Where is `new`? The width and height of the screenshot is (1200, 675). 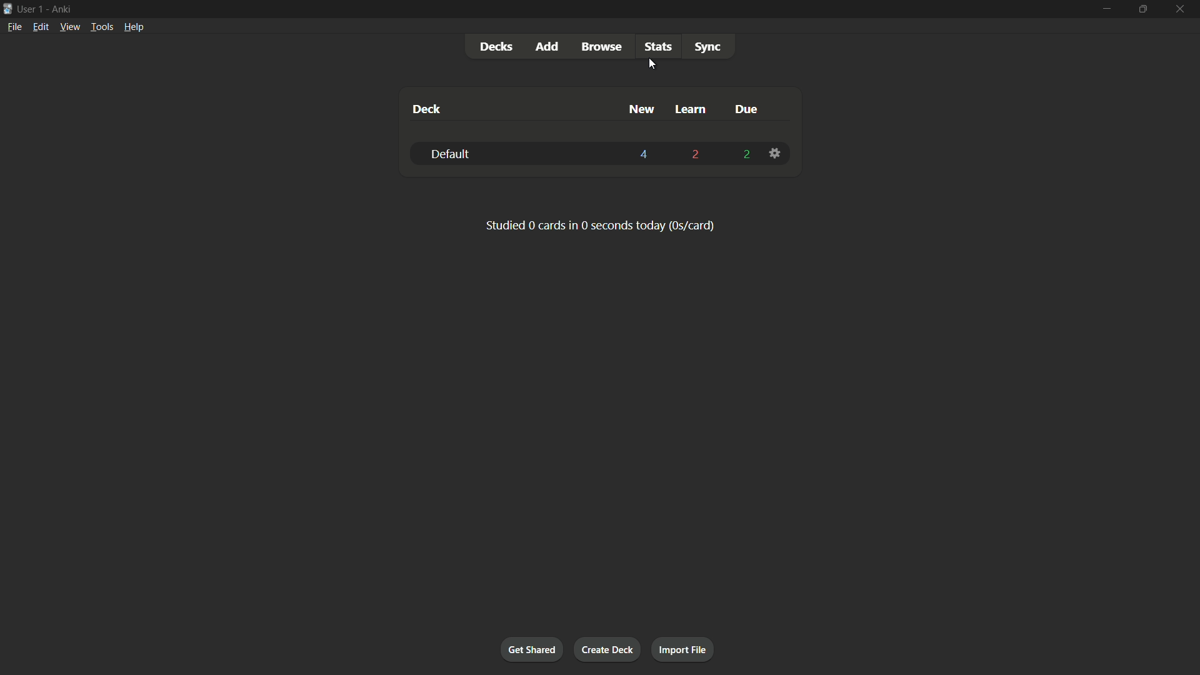 new is located at coordinates (641, 110).